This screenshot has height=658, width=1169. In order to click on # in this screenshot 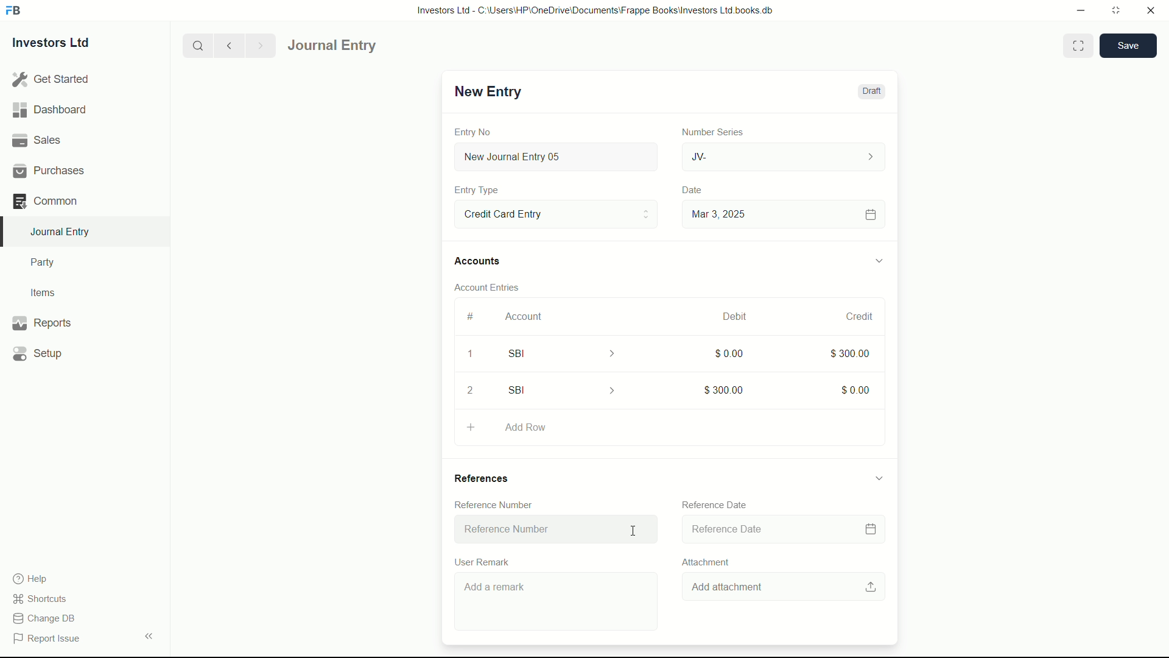, I will do `click(471, 316)`.